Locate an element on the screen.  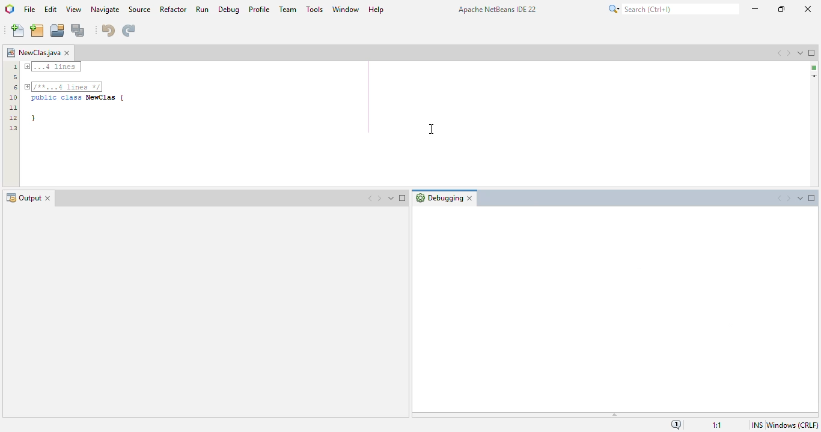
new file is located at coordinates (18, 31).